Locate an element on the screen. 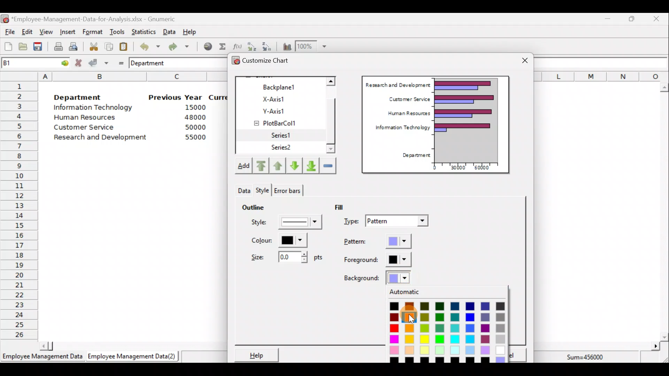 The width and height of the screenshot is (669, 376). Customer Service is located at coordinates (408, 98).